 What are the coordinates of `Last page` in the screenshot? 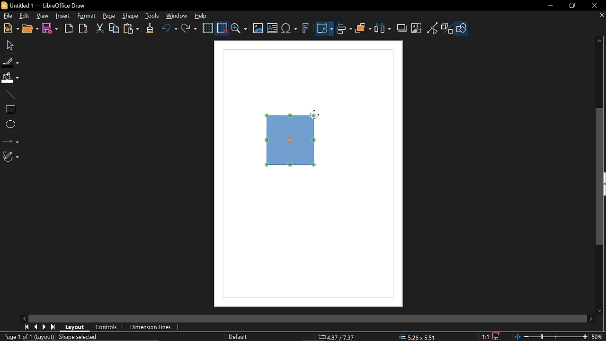 It's located at (53, 327).